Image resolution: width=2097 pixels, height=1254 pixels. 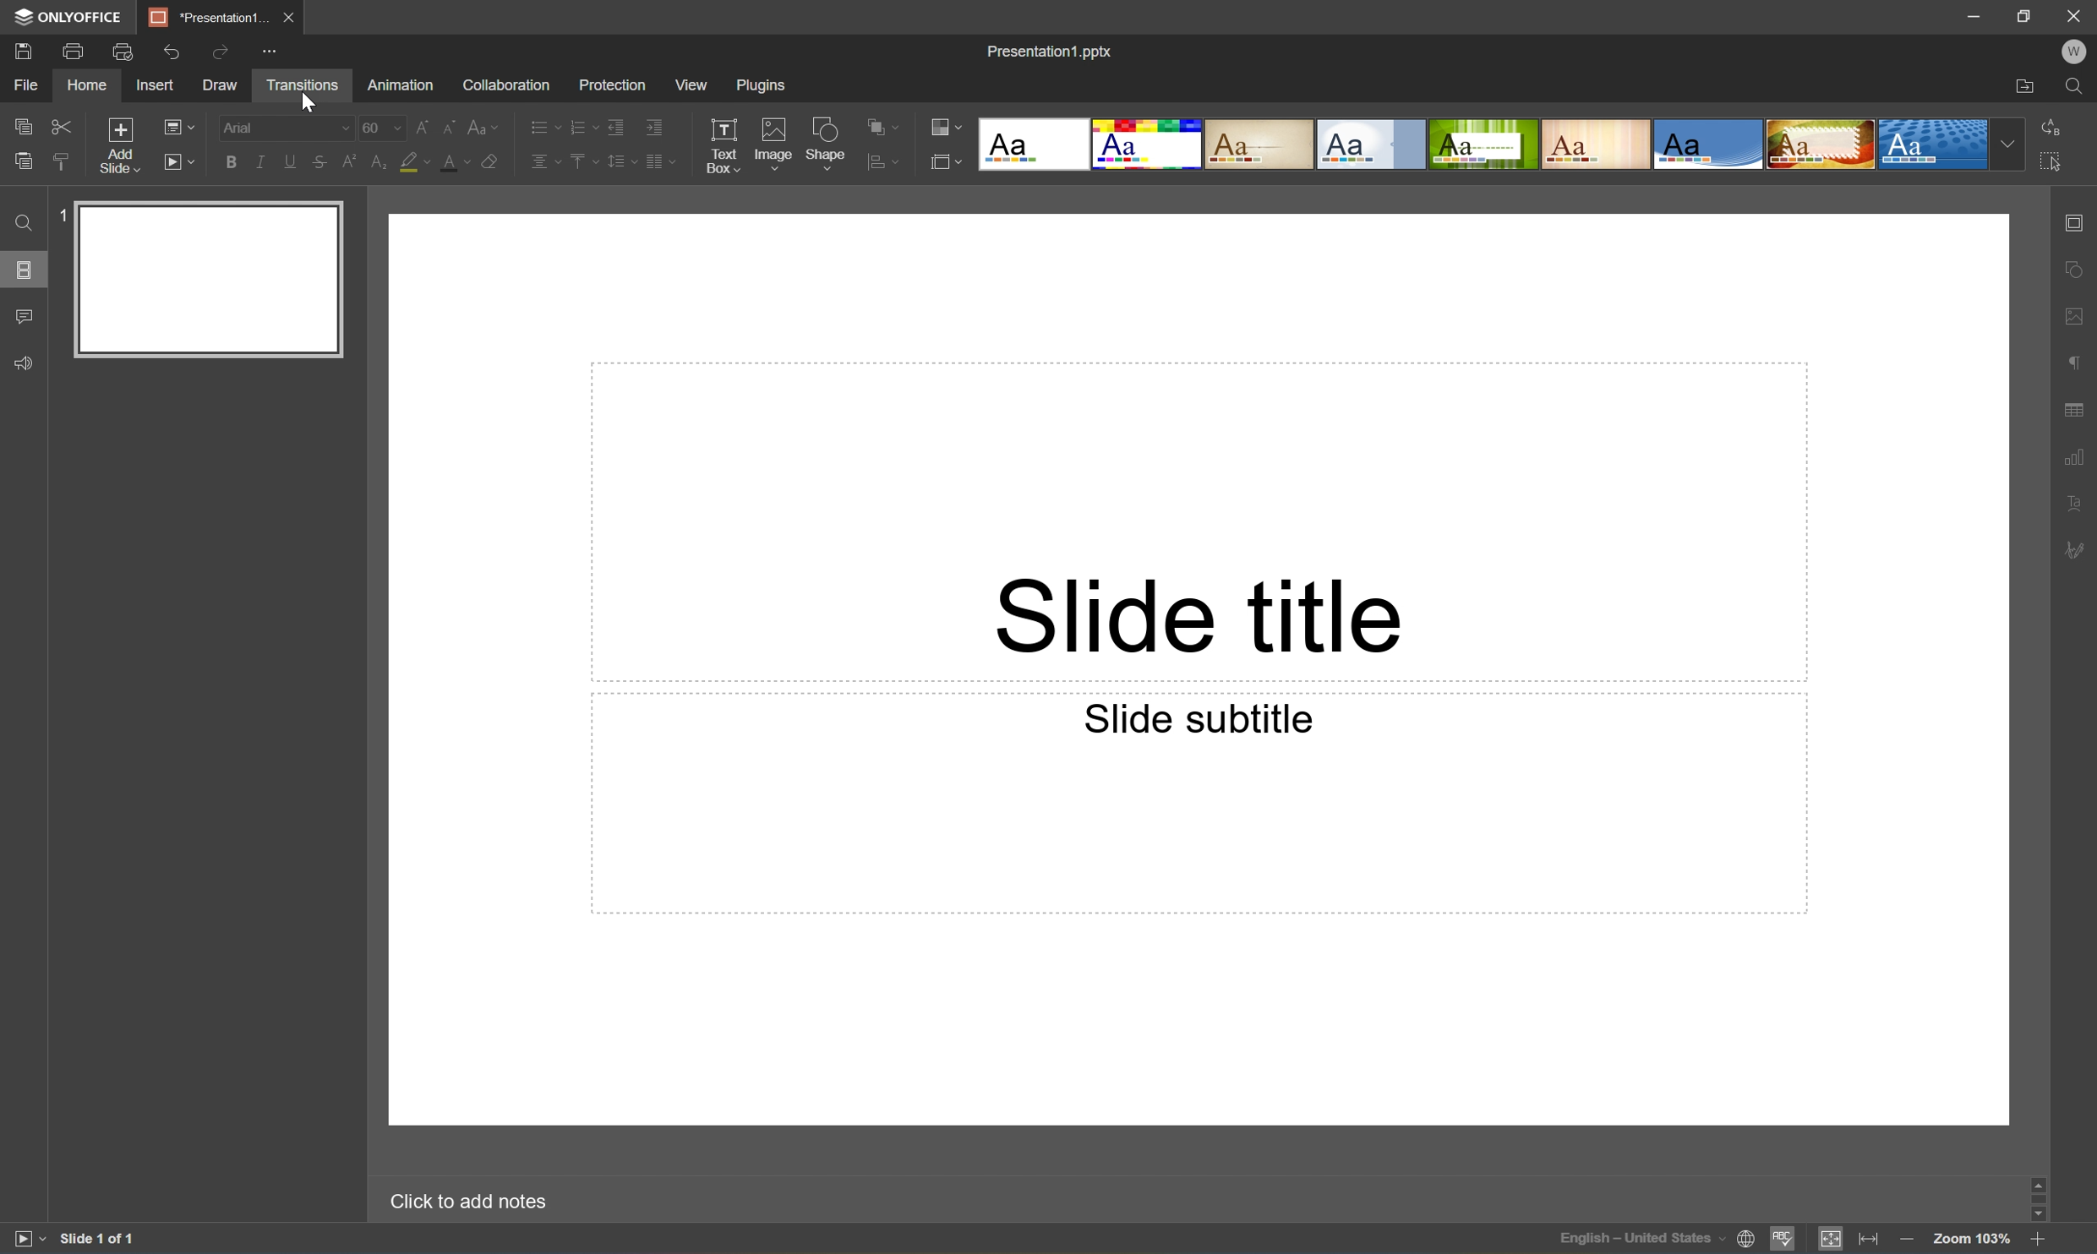 What do you see at coordinates (767, 85) in the screenshot?
I see `Plugins` at bounding box center [767, 85].